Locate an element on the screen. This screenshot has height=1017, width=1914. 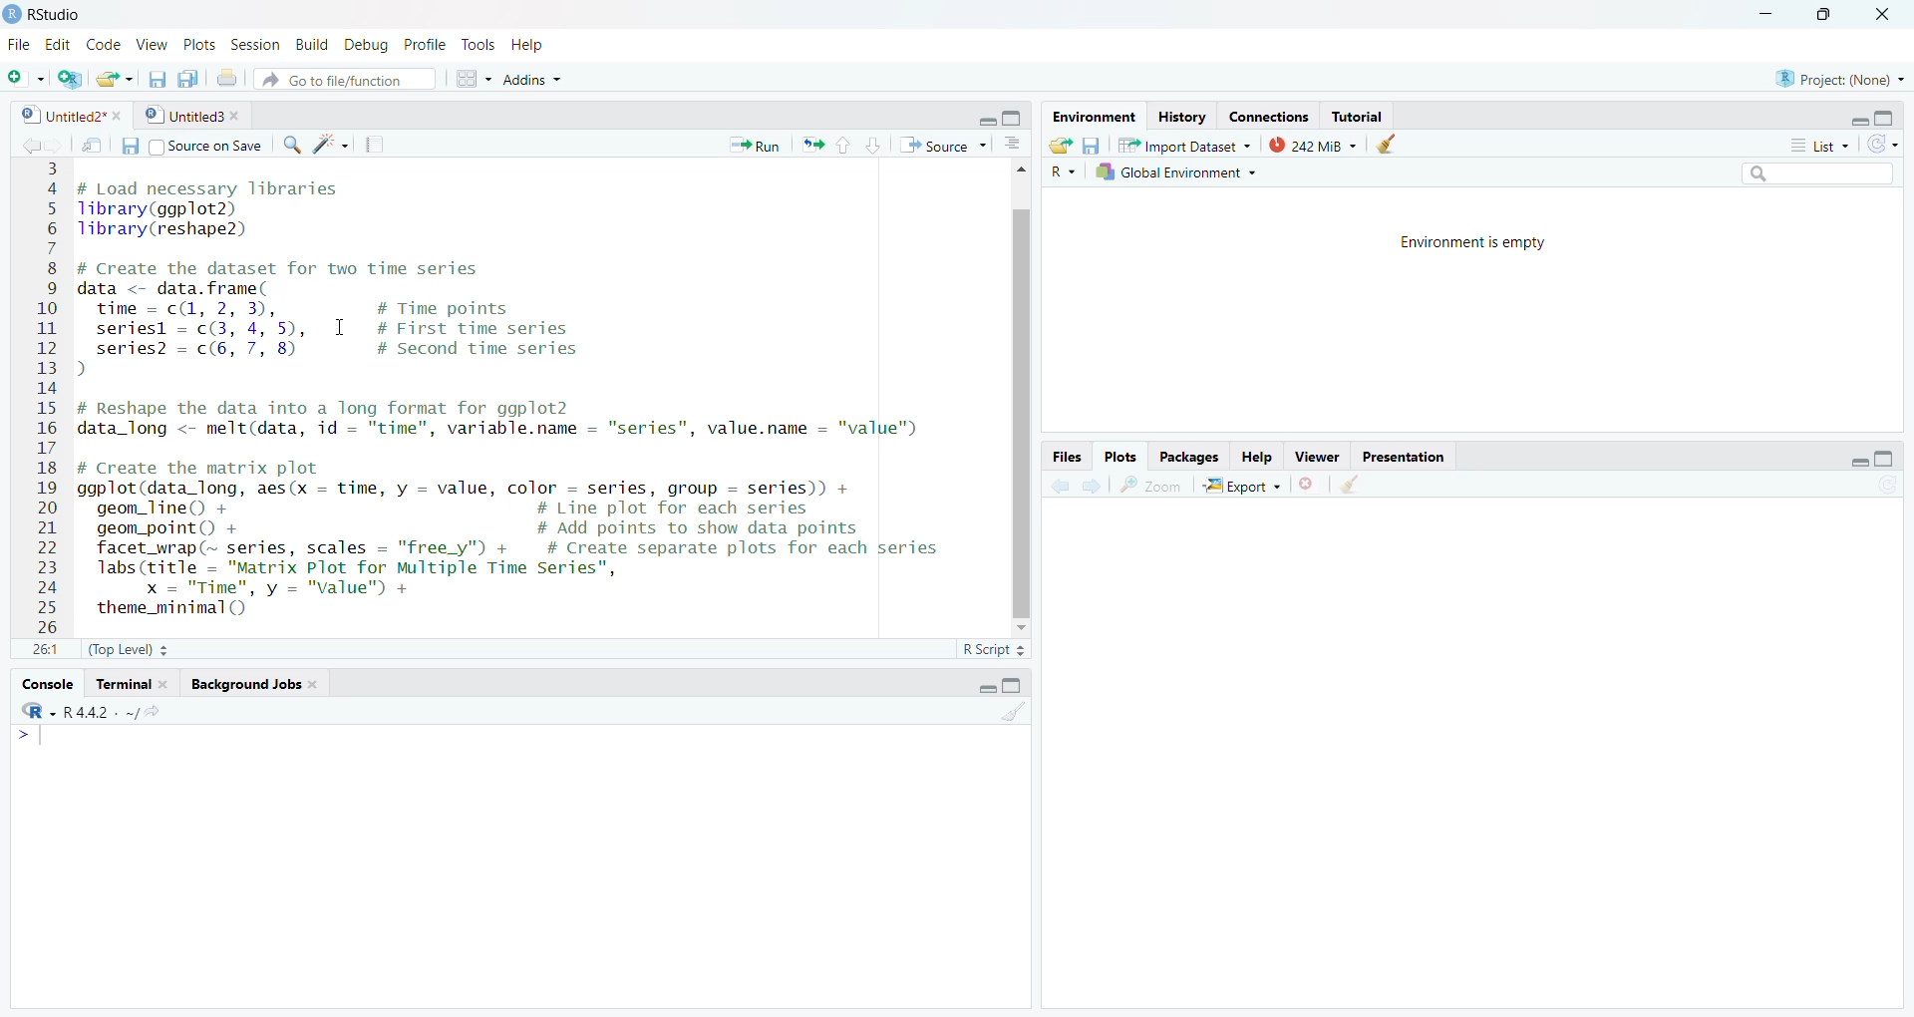
Connections is located at coordinates (1266, 117).